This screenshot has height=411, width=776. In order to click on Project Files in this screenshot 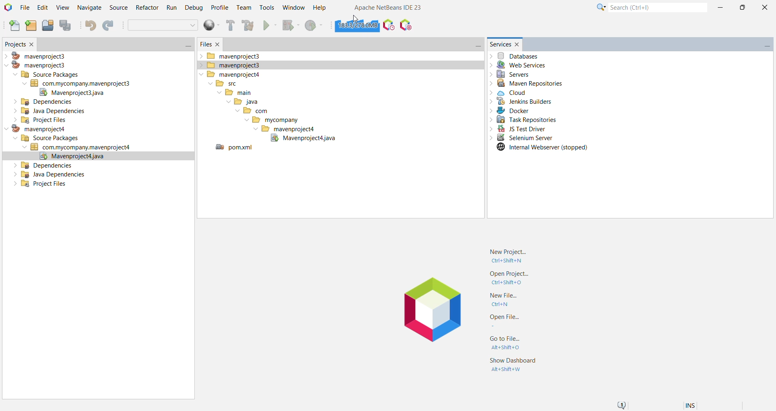, I will do `click(36, 120)`.